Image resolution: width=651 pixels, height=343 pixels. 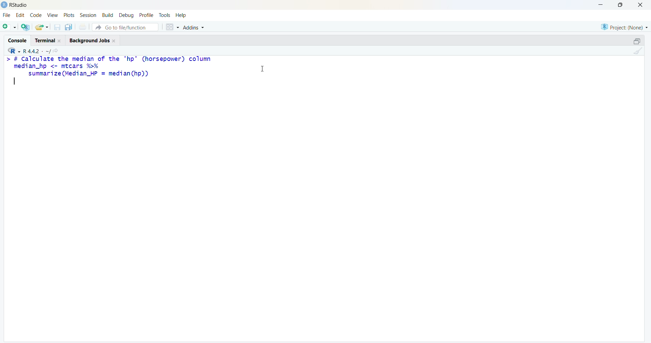 I want to click on share icon, so click(x=56, y=51).